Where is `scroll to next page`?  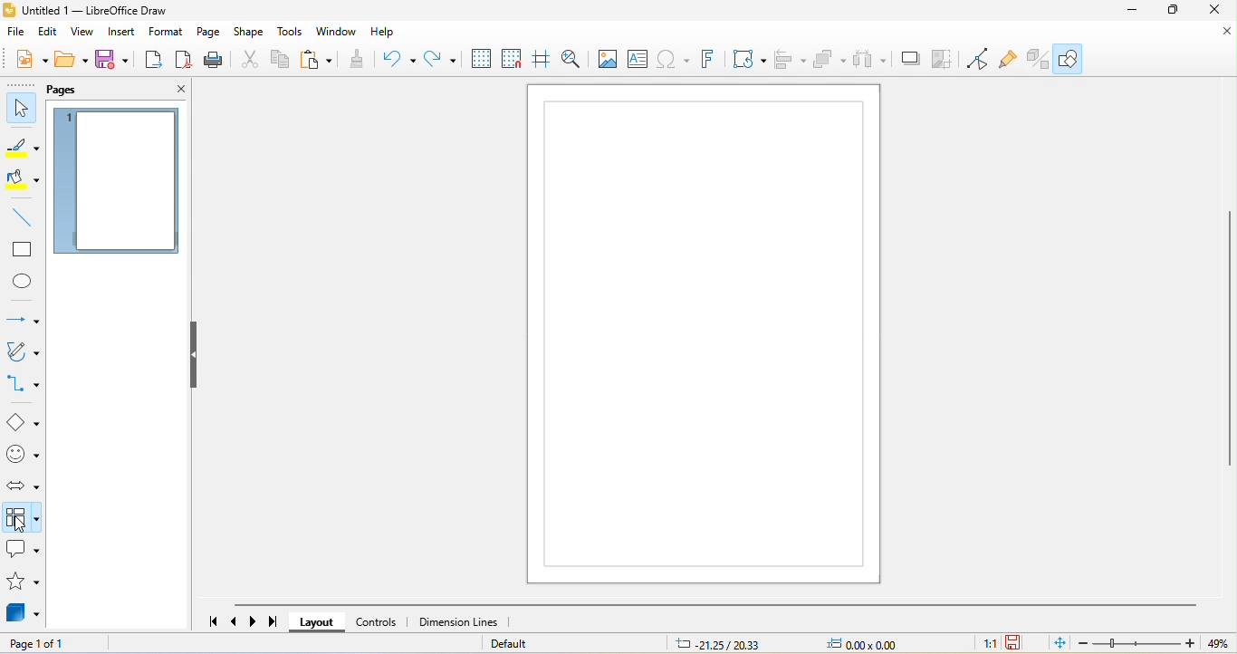
scroll to next page is located at coordinates (257, 620).